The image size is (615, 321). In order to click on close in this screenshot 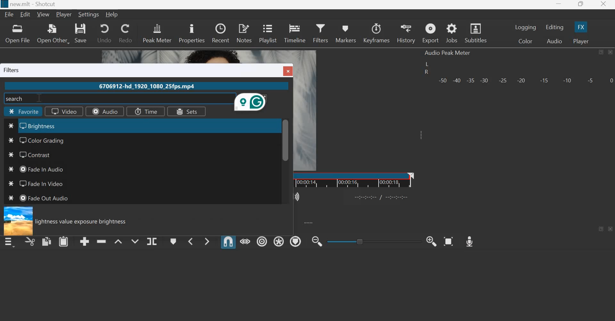, I will do `click(610, 52)`.